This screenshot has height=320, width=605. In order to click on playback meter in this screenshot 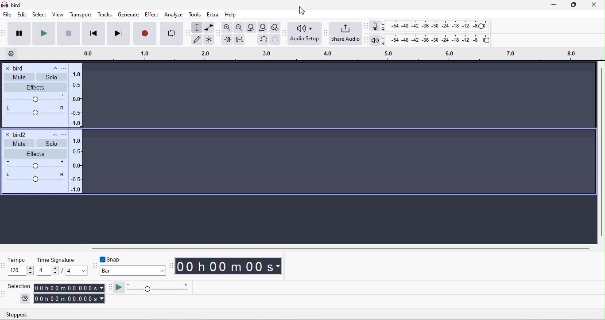, I will do `click(376, 41)`.